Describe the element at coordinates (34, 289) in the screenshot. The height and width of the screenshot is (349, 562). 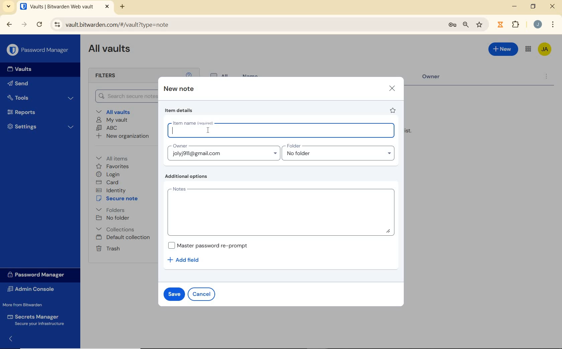
I see `Admin Console` at that location.